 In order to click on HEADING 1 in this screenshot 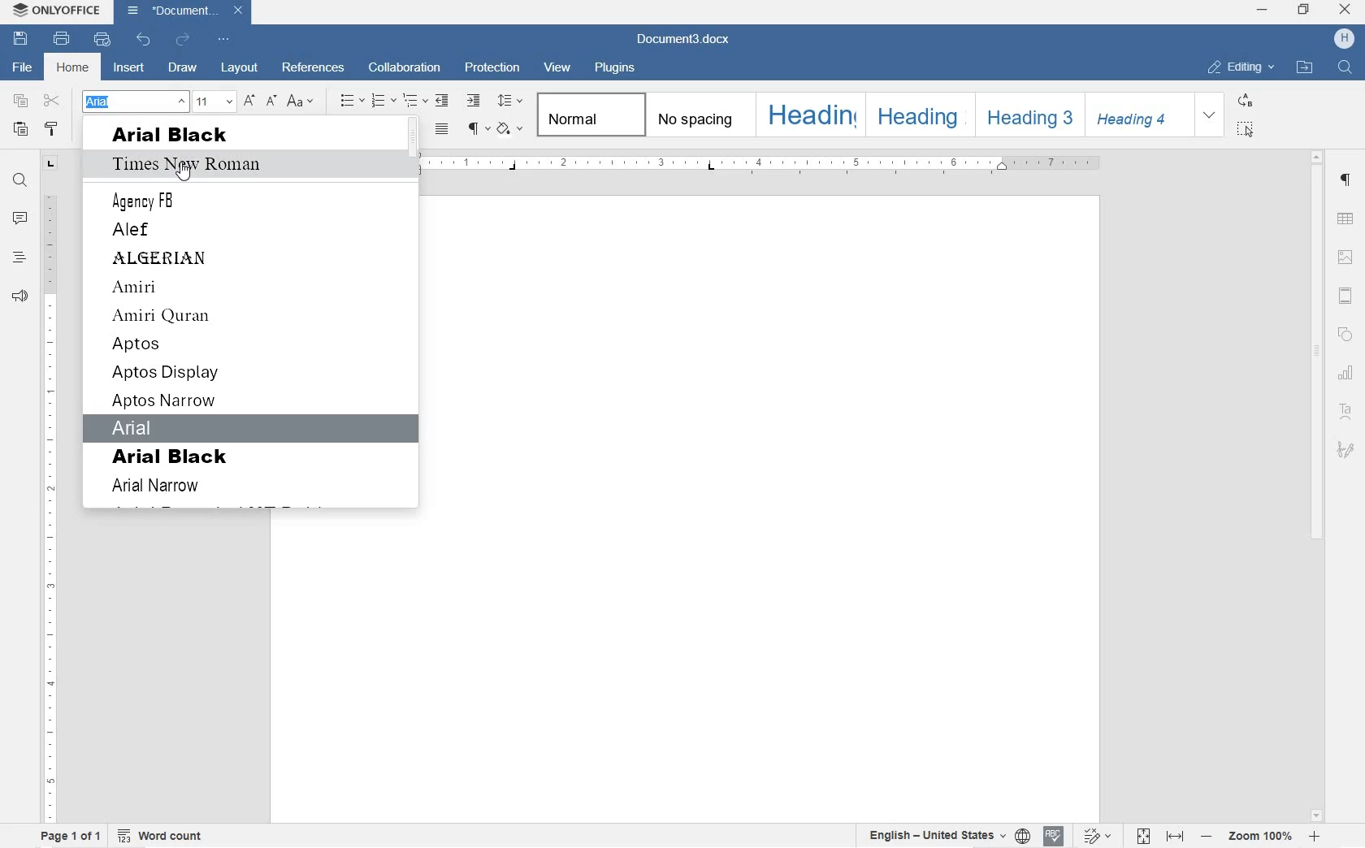, I will do `click(808, 114)`.